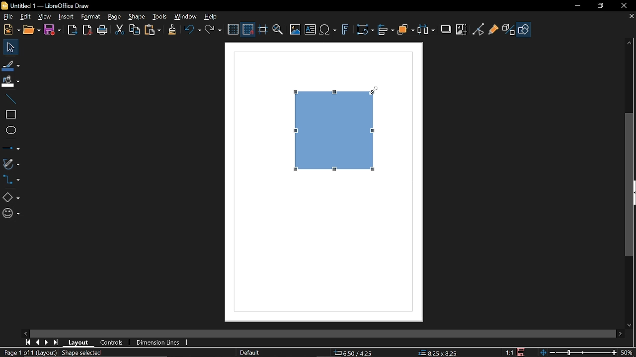  I want to click on Open, so click(31, 31).